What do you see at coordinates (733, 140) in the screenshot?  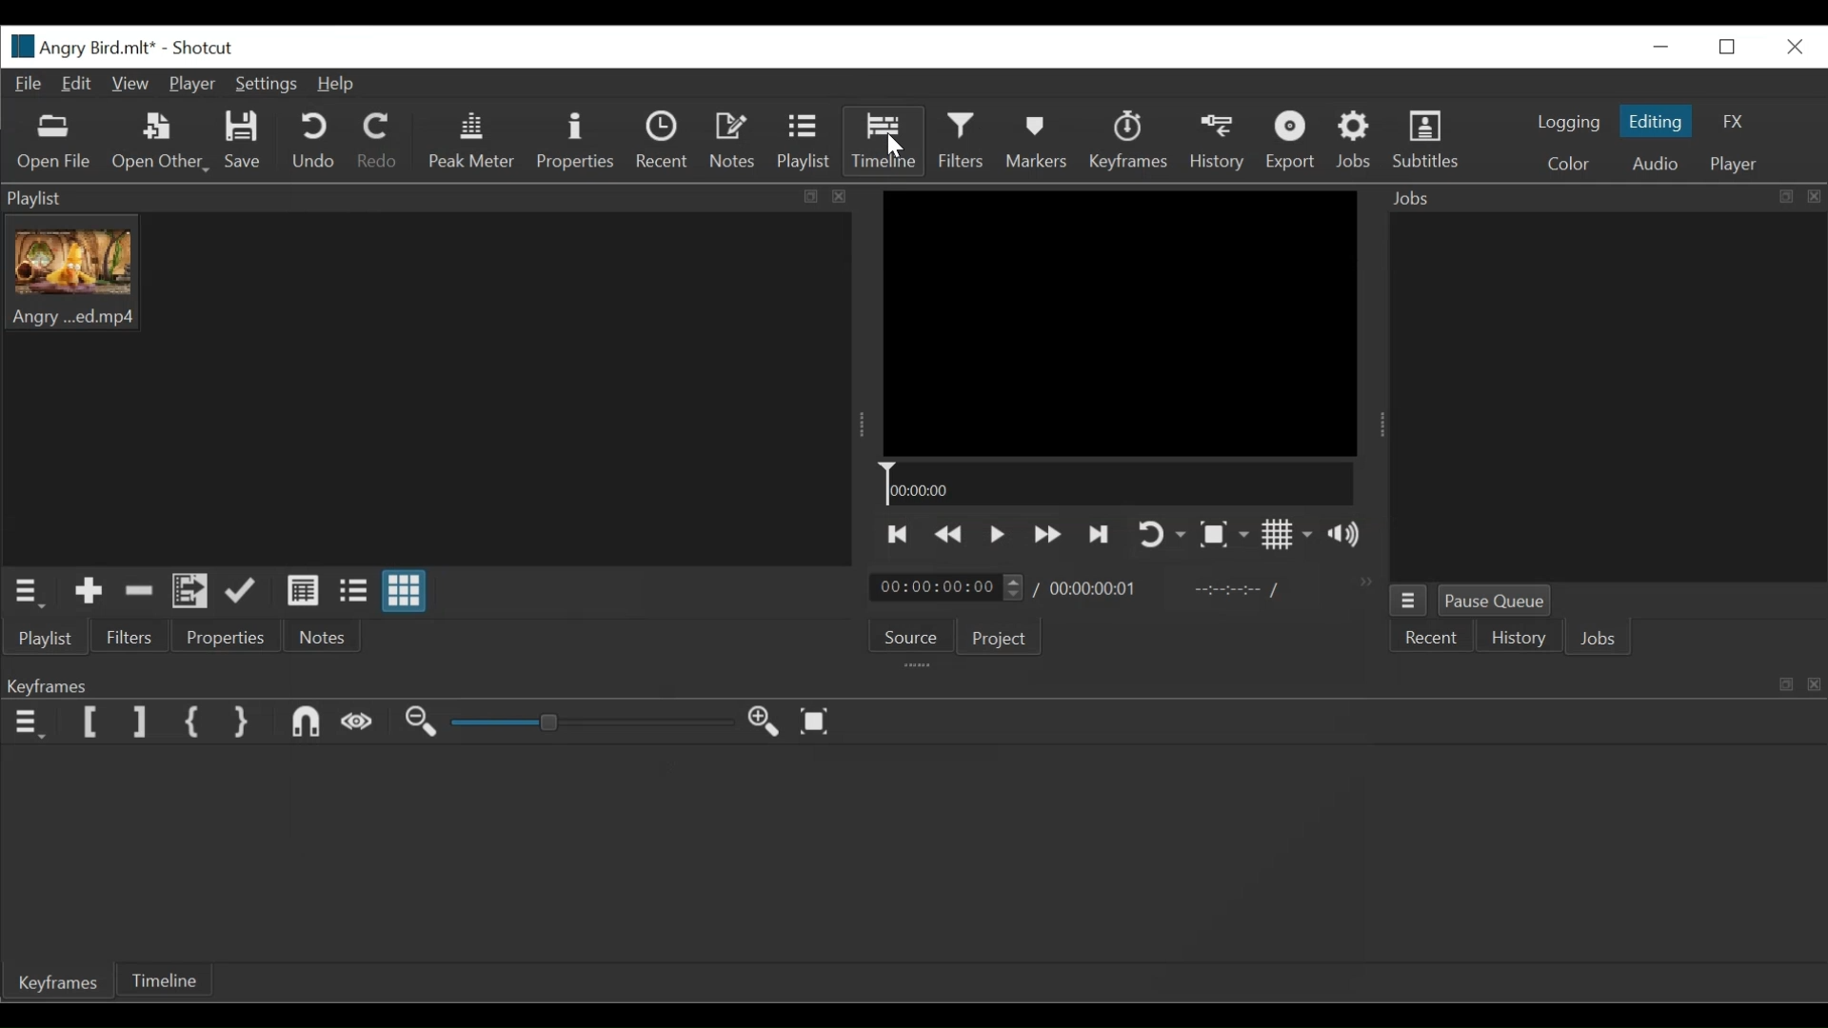 I see `Notes` at bounding box center [733, 140].